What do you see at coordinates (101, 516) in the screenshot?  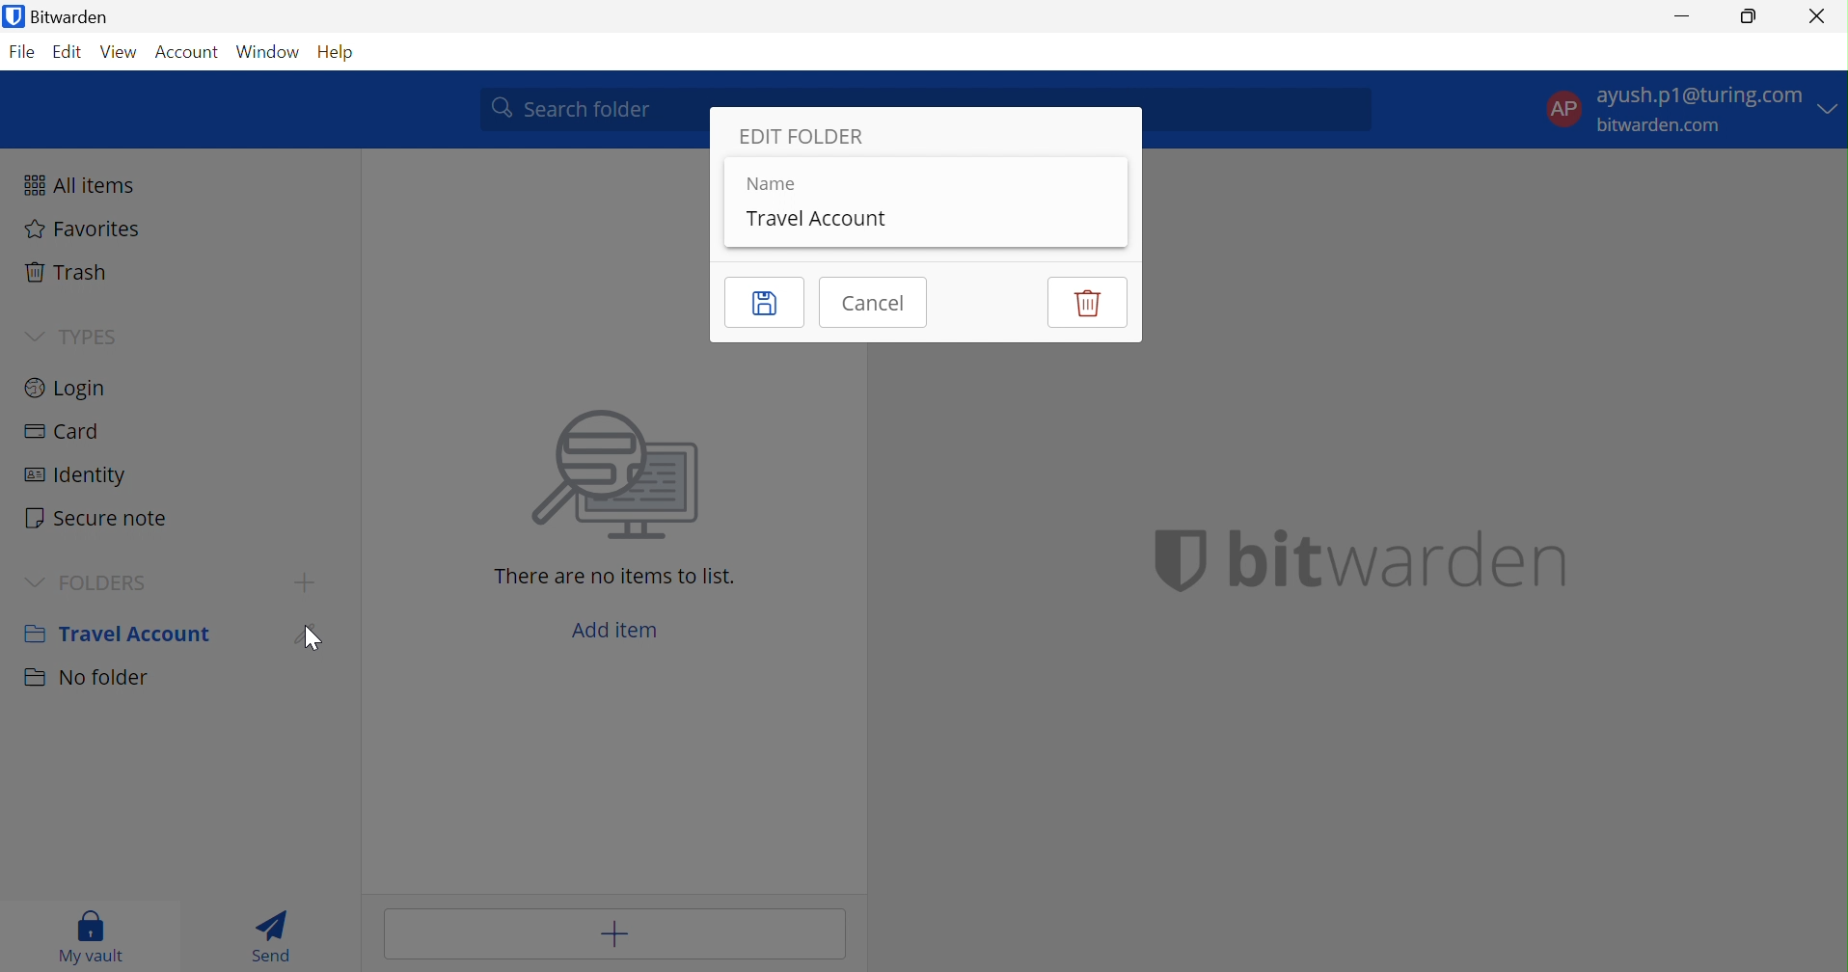 I see `Secure note` at bounding box center [101, 516].